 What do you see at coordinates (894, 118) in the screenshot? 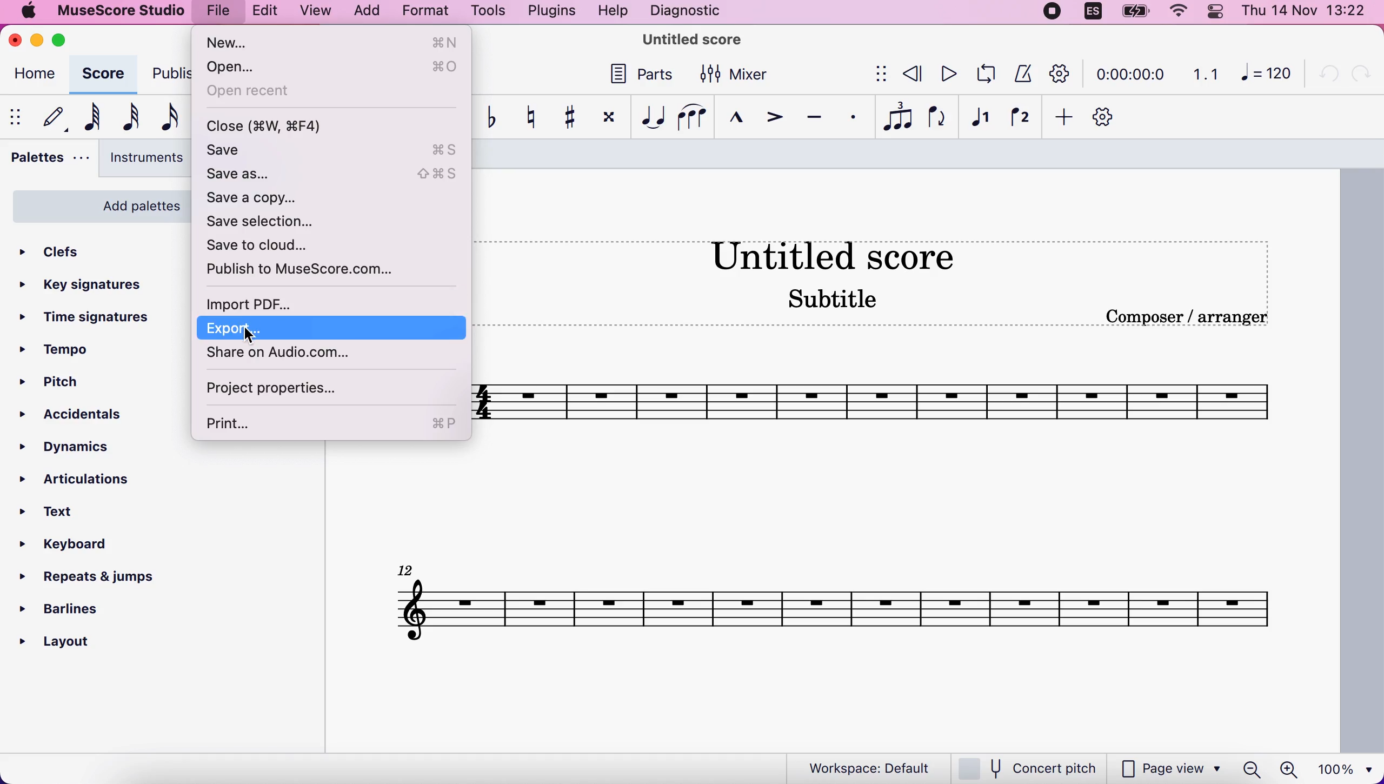
I see `tuples` at bounding box center [894, 118].